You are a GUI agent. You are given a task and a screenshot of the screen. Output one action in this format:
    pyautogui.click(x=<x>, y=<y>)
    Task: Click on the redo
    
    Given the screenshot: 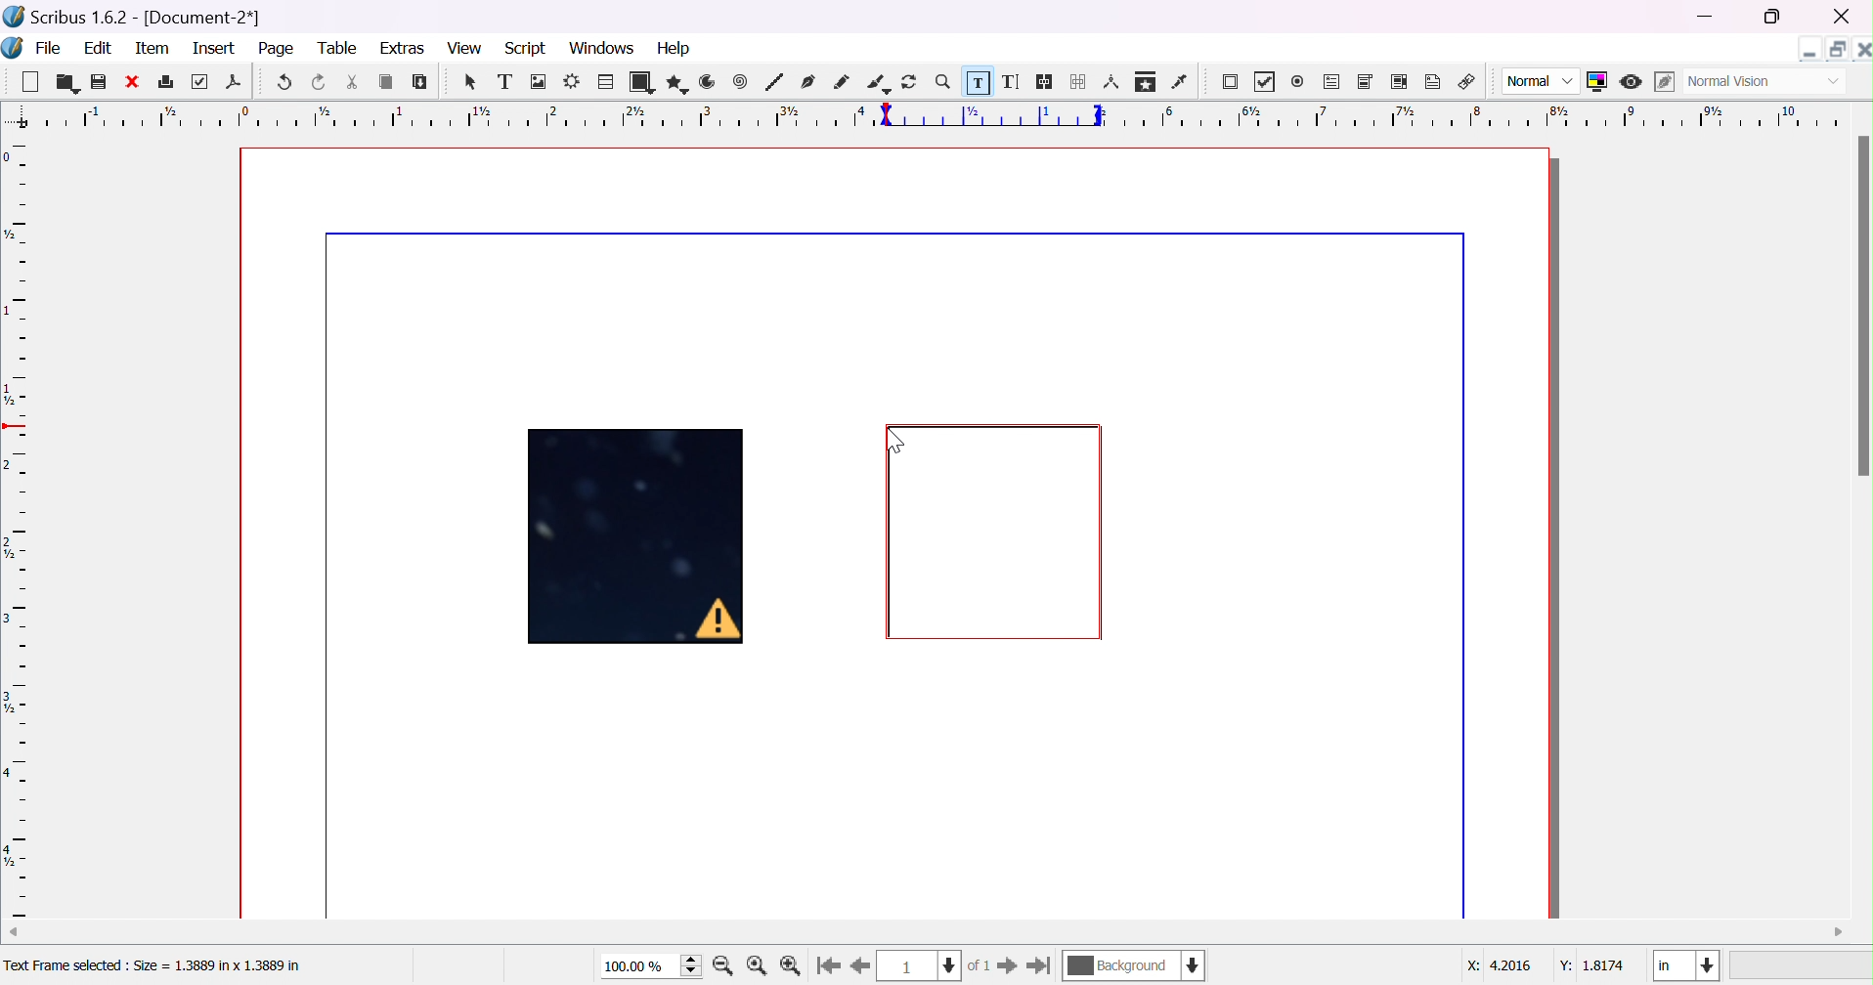 What is the action you would take?
    pyautogui.click(x=320, y=82)
    